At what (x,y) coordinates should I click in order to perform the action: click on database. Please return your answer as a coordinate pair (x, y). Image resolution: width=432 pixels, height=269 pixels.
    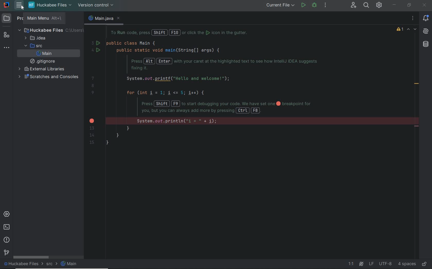
    Looking at the image, I should click on (426, 45).